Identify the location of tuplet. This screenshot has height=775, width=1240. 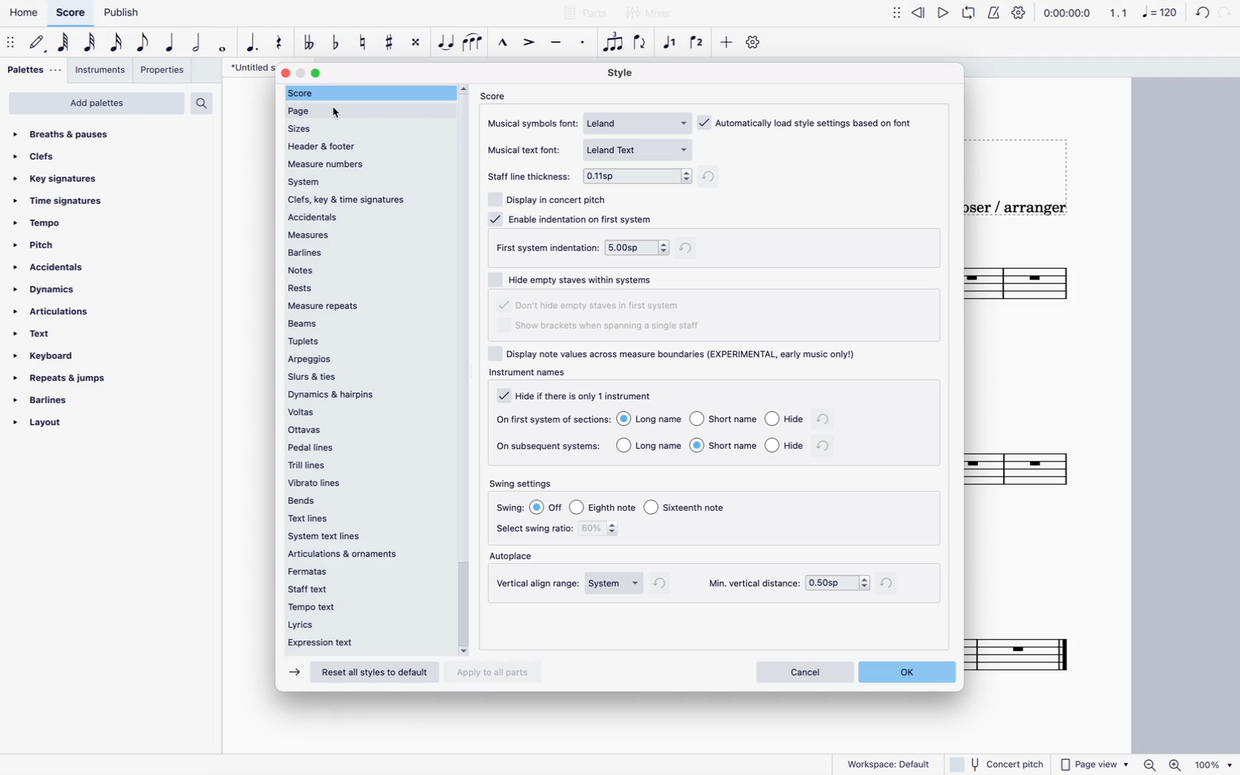
(614, 41).